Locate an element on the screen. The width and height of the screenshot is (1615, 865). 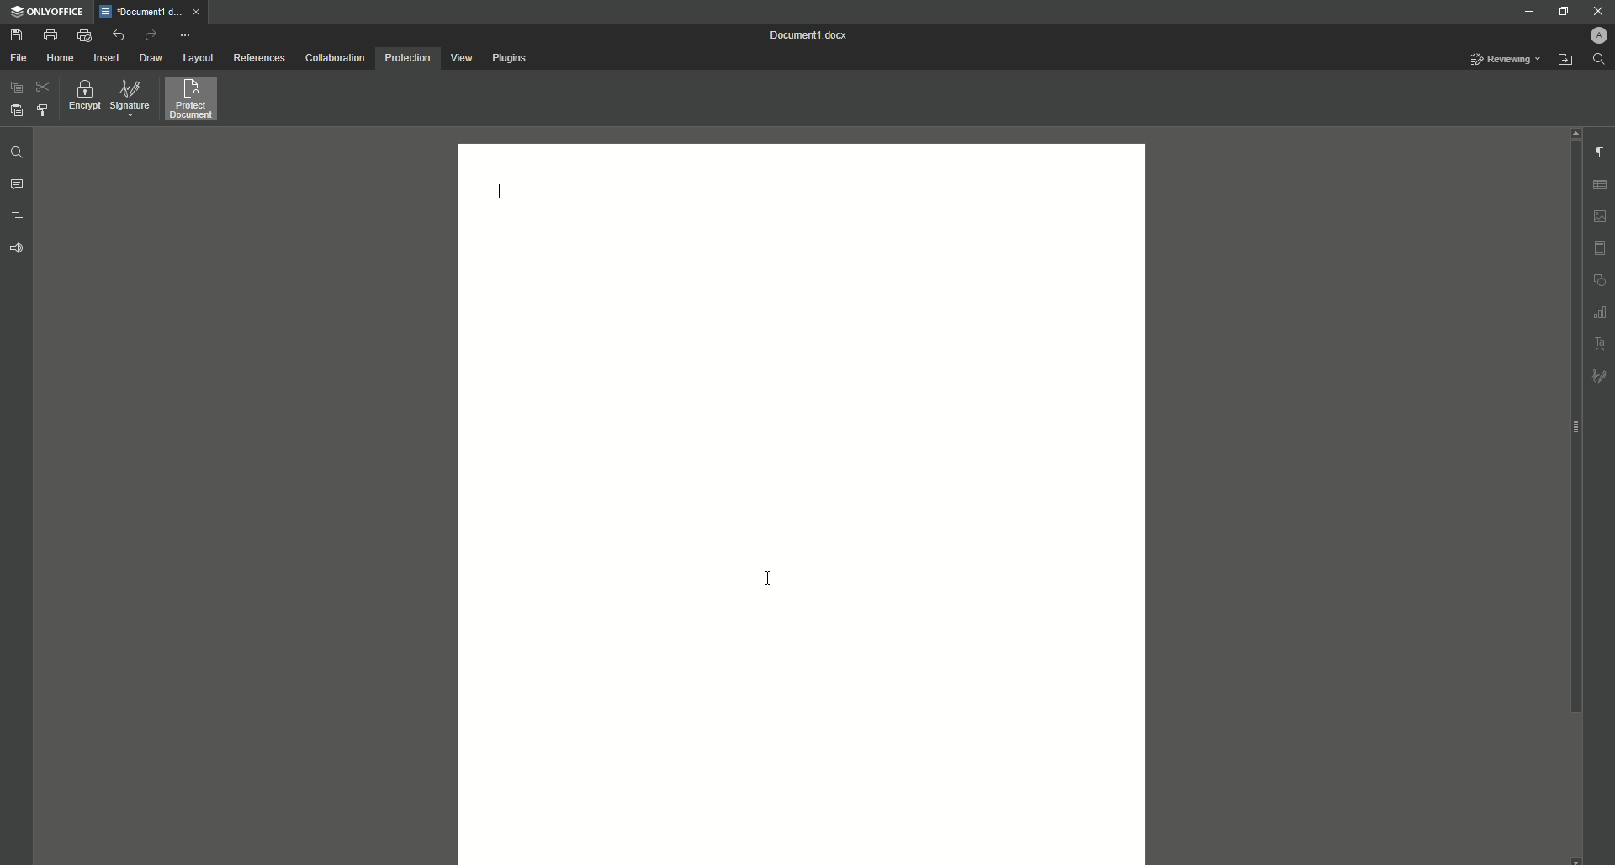
Save is located at coordinates (14, 34).